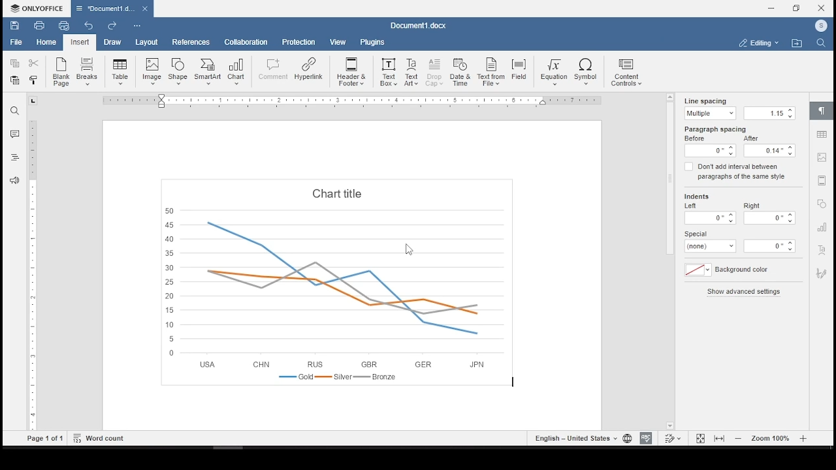 The width and height of the screenshot is (836, 470). I want to click on collaboration, so click(248, 43).